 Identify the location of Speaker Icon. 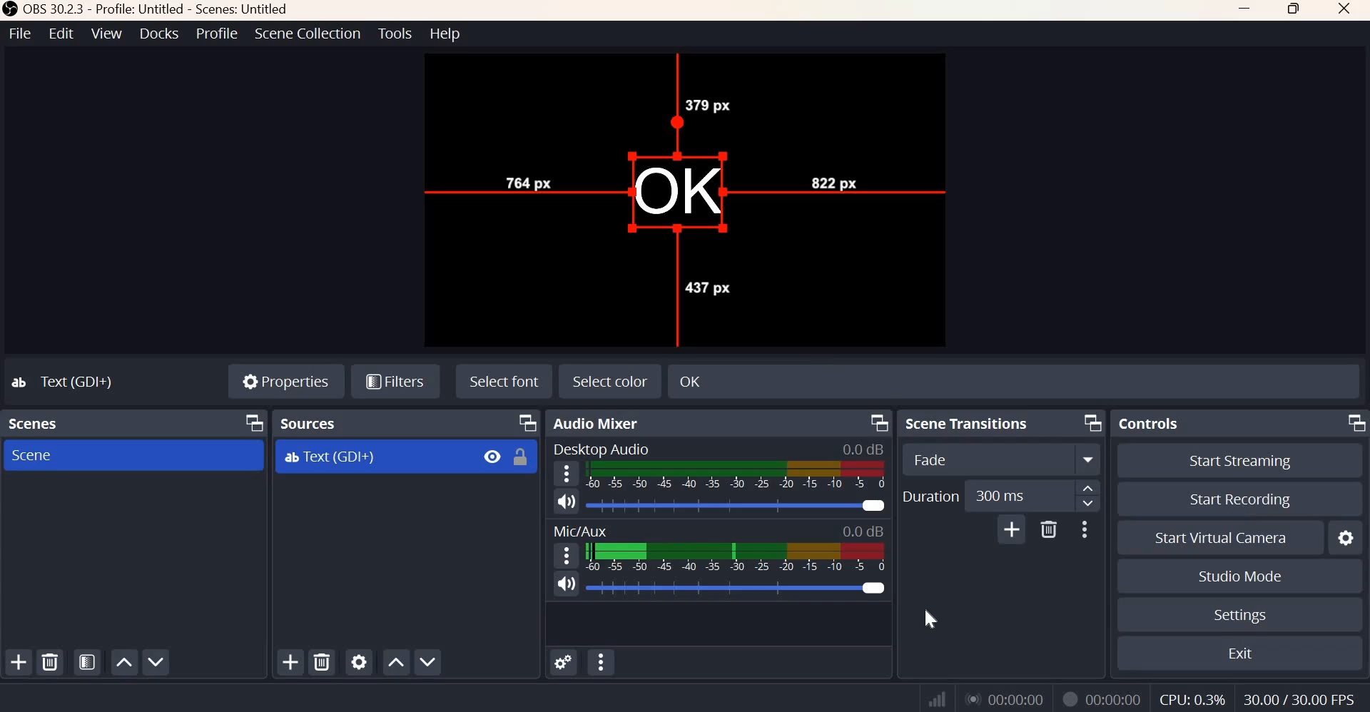
(567, 501).